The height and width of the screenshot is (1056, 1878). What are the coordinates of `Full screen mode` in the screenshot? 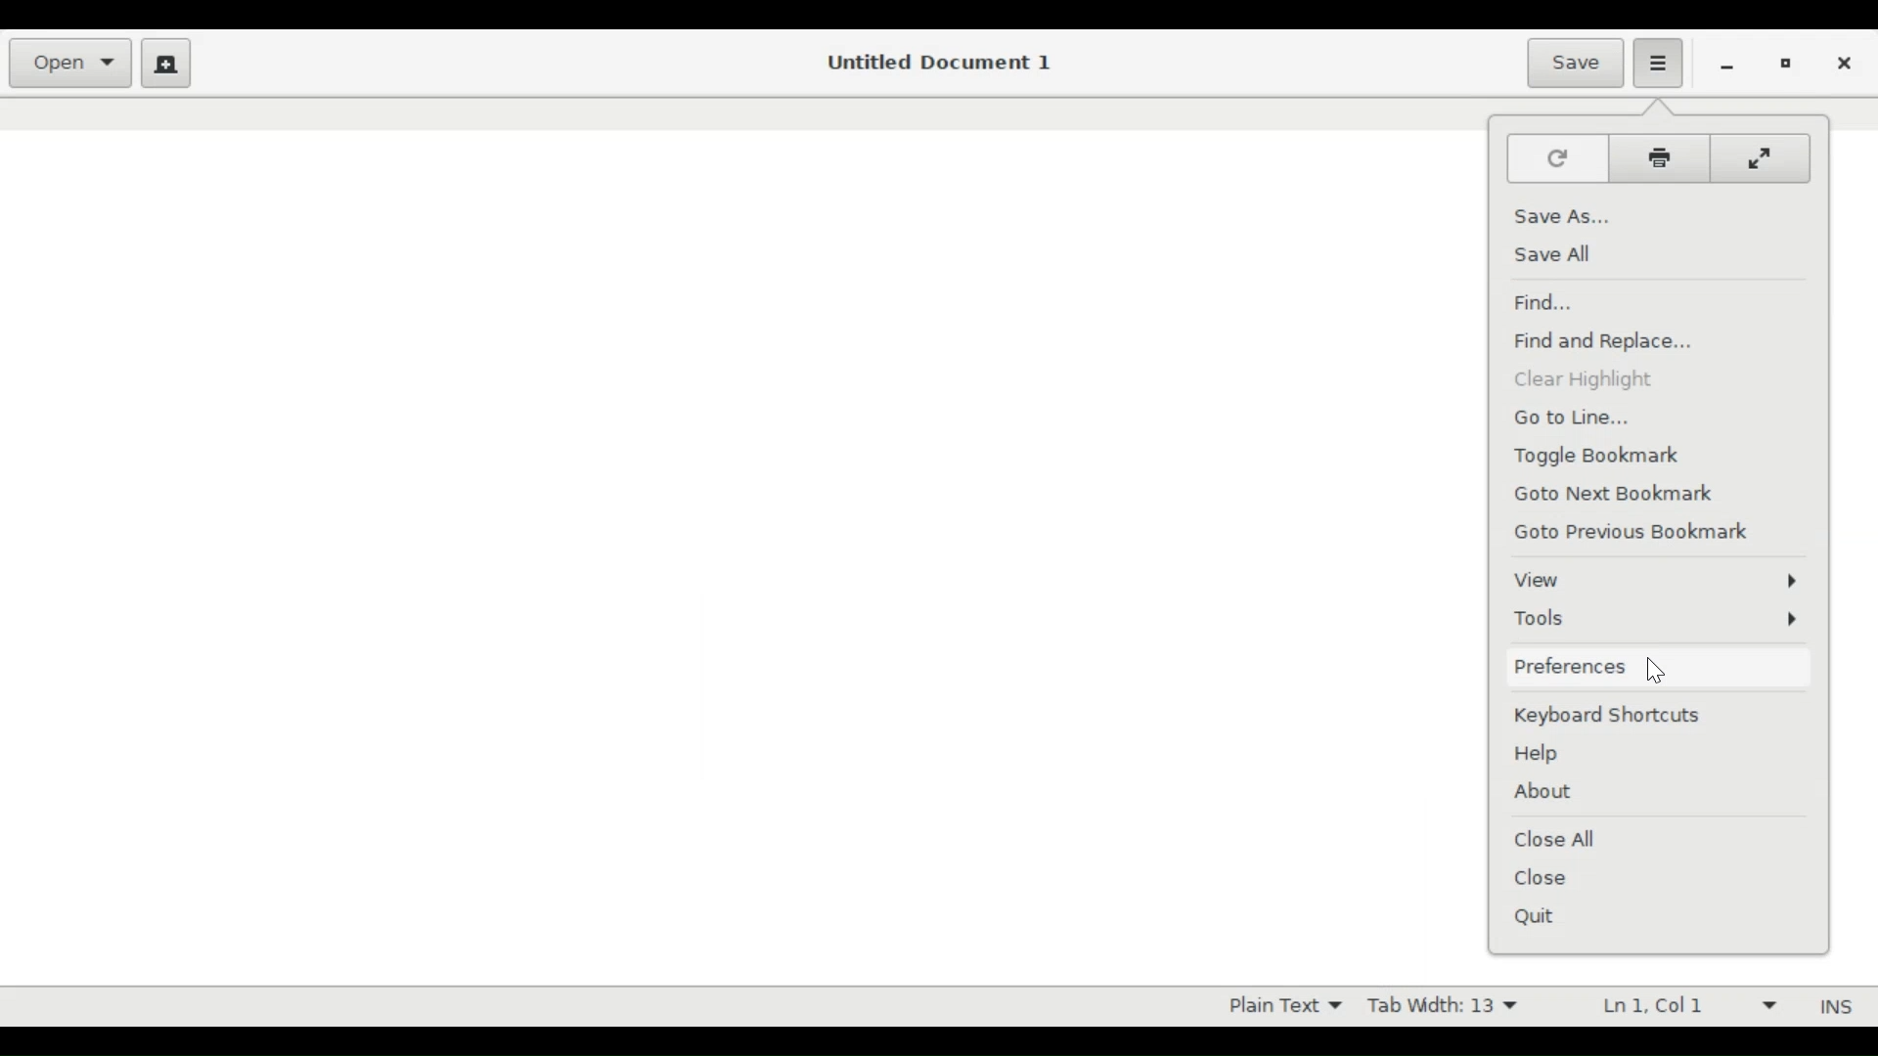 It's located at (1757, 157).